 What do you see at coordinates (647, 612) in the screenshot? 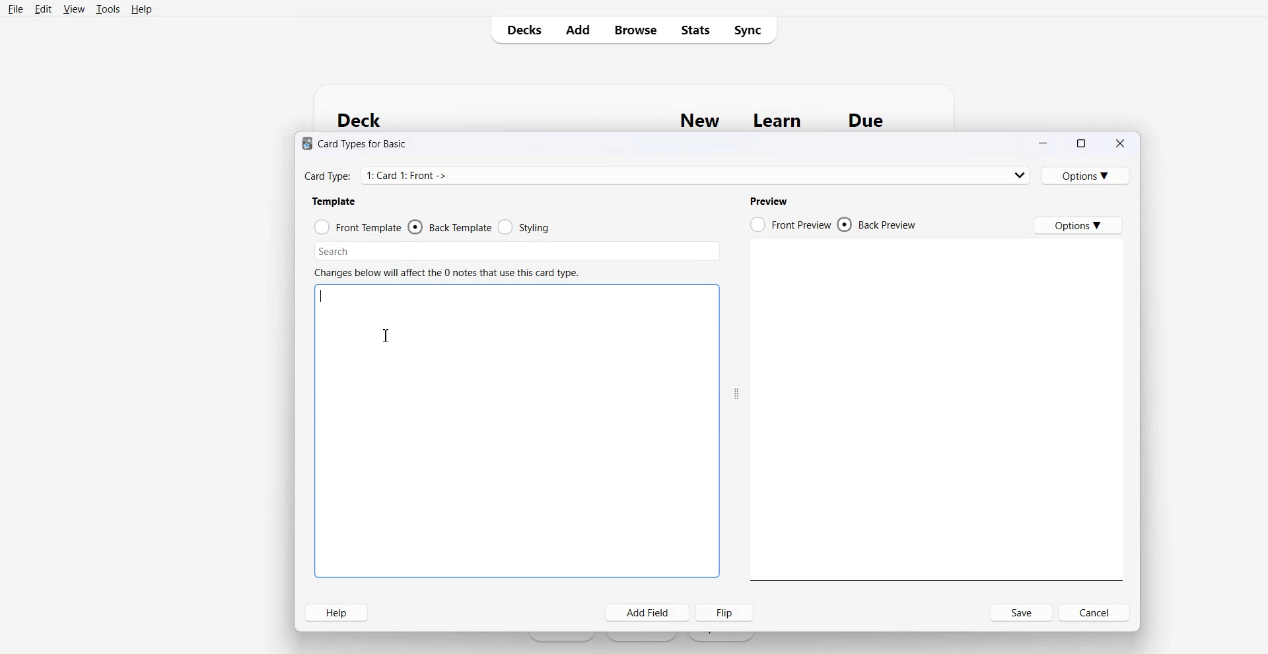
I see `Add field` at bounding box center [647, 612].